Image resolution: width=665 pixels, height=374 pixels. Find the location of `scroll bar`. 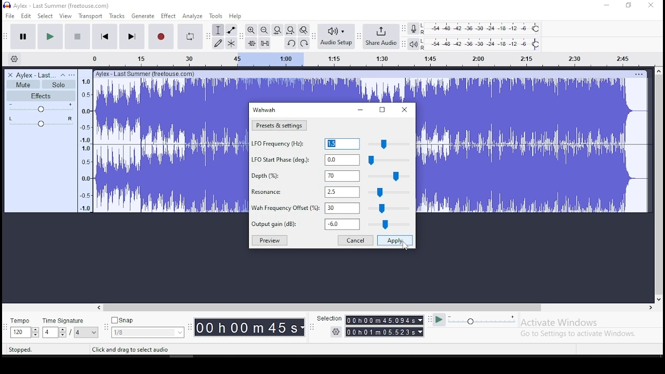

scroll bar is located at coordinates (659, 185).